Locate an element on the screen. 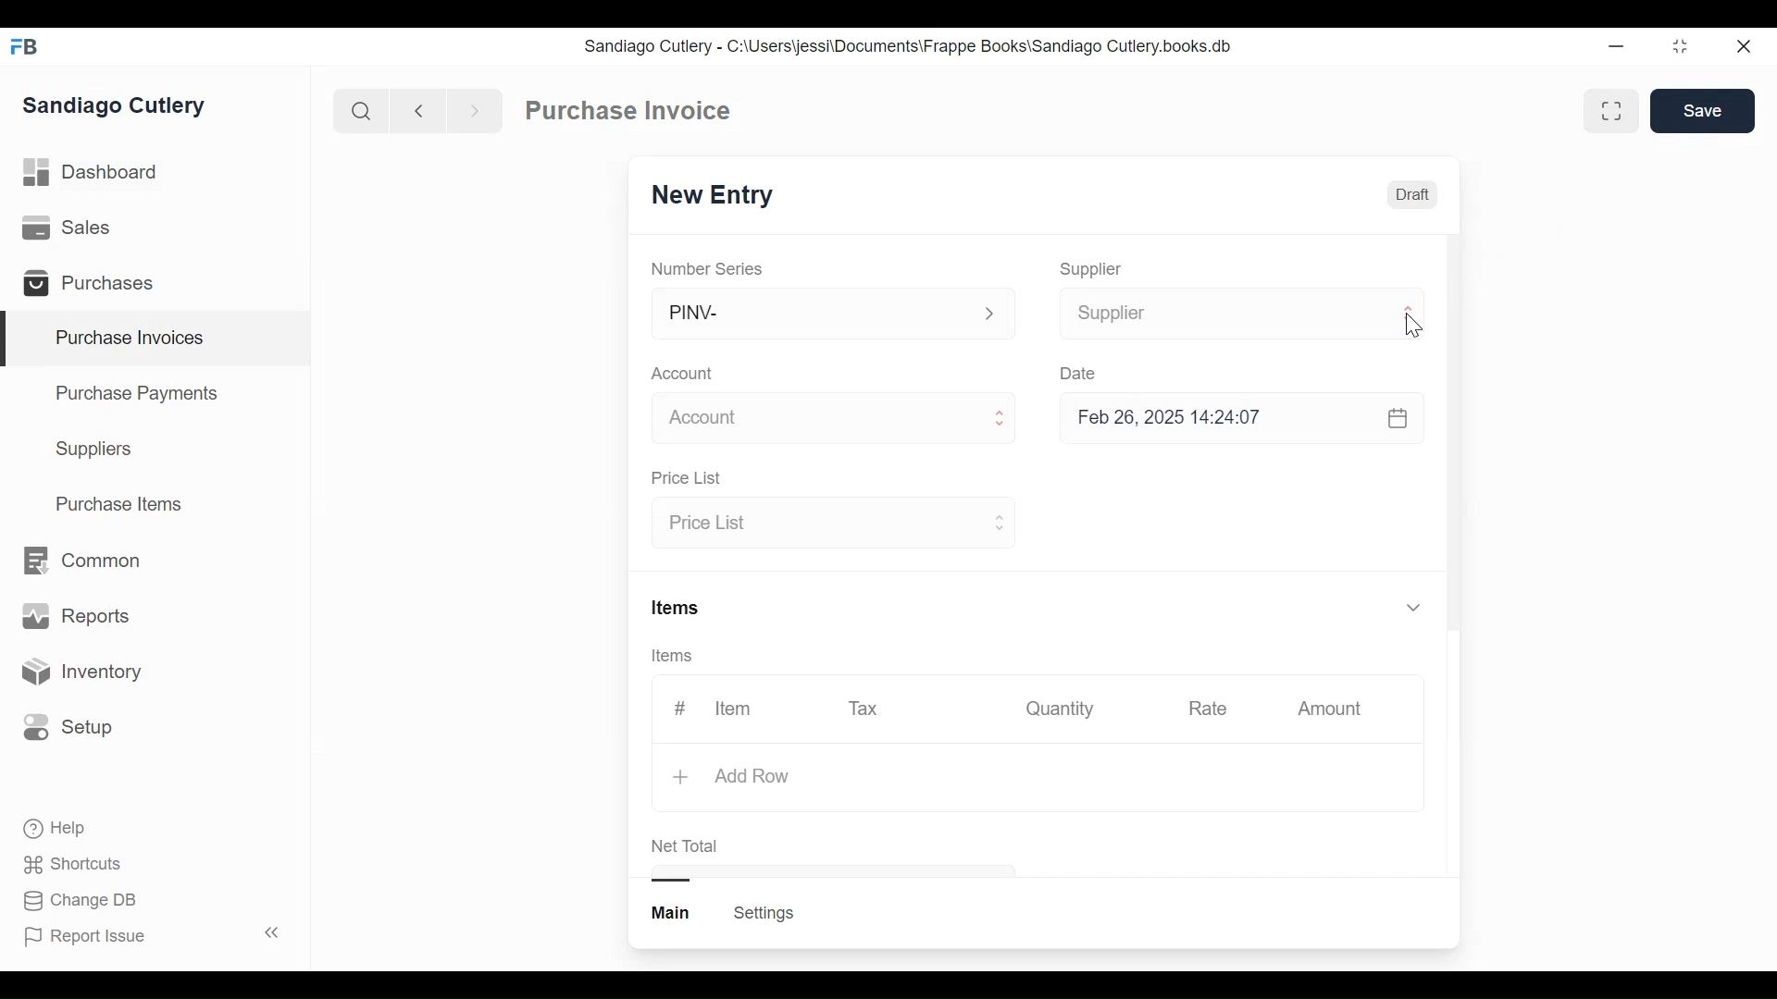 The image size is (1777, 999). Inventory is located at coordinates (80, 672).